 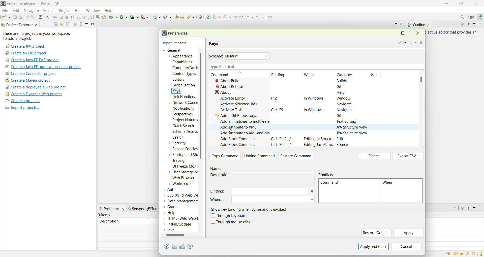 I want to click on next edit location, so click(x=242, y=17).